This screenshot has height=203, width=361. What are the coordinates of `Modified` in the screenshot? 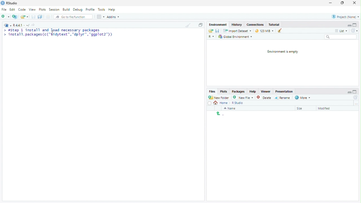 It's located at (325, 109).